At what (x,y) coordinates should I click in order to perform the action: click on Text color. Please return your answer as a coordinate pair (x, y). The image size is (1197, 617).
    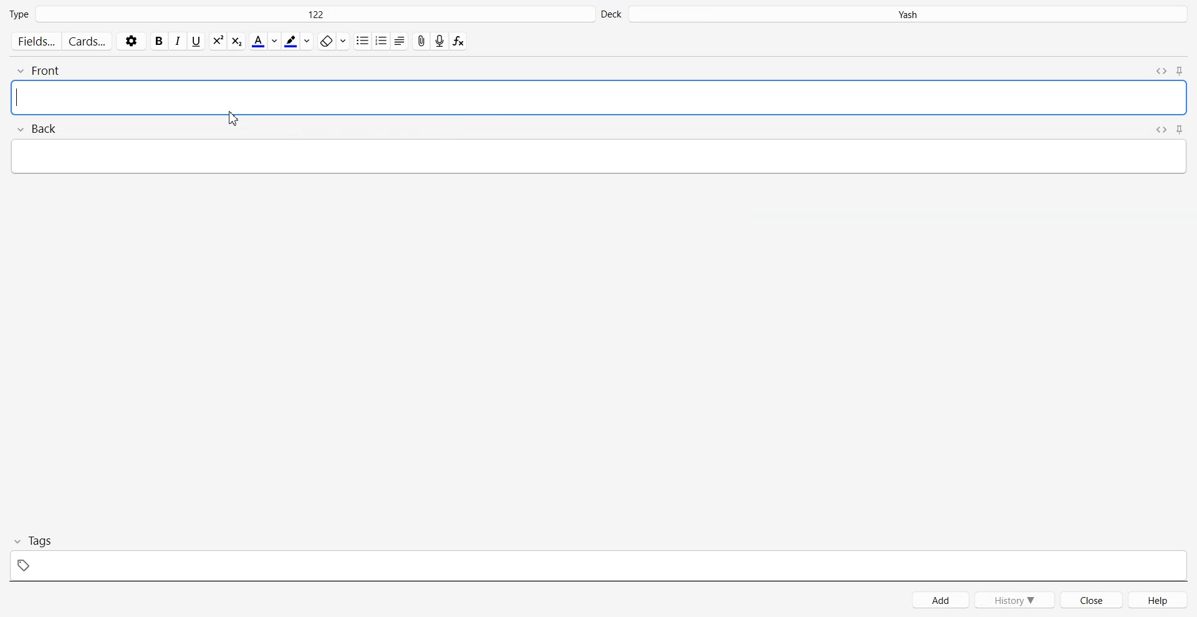
    Looking at the image, I should click on (264, 41).